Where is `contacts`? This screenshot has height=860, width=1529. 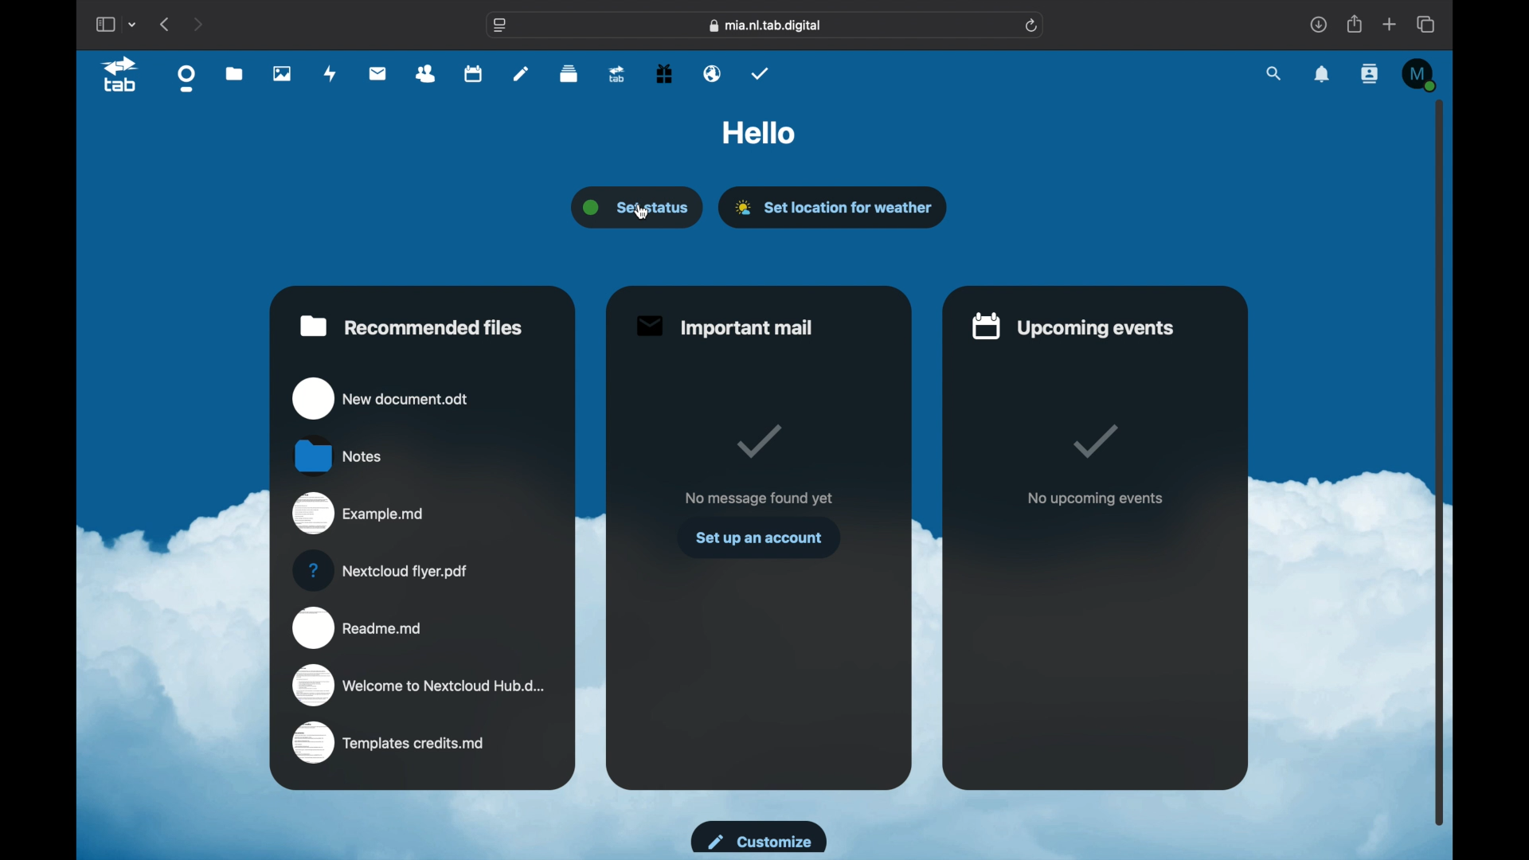 contacts is located at coordinates (1371, 73).